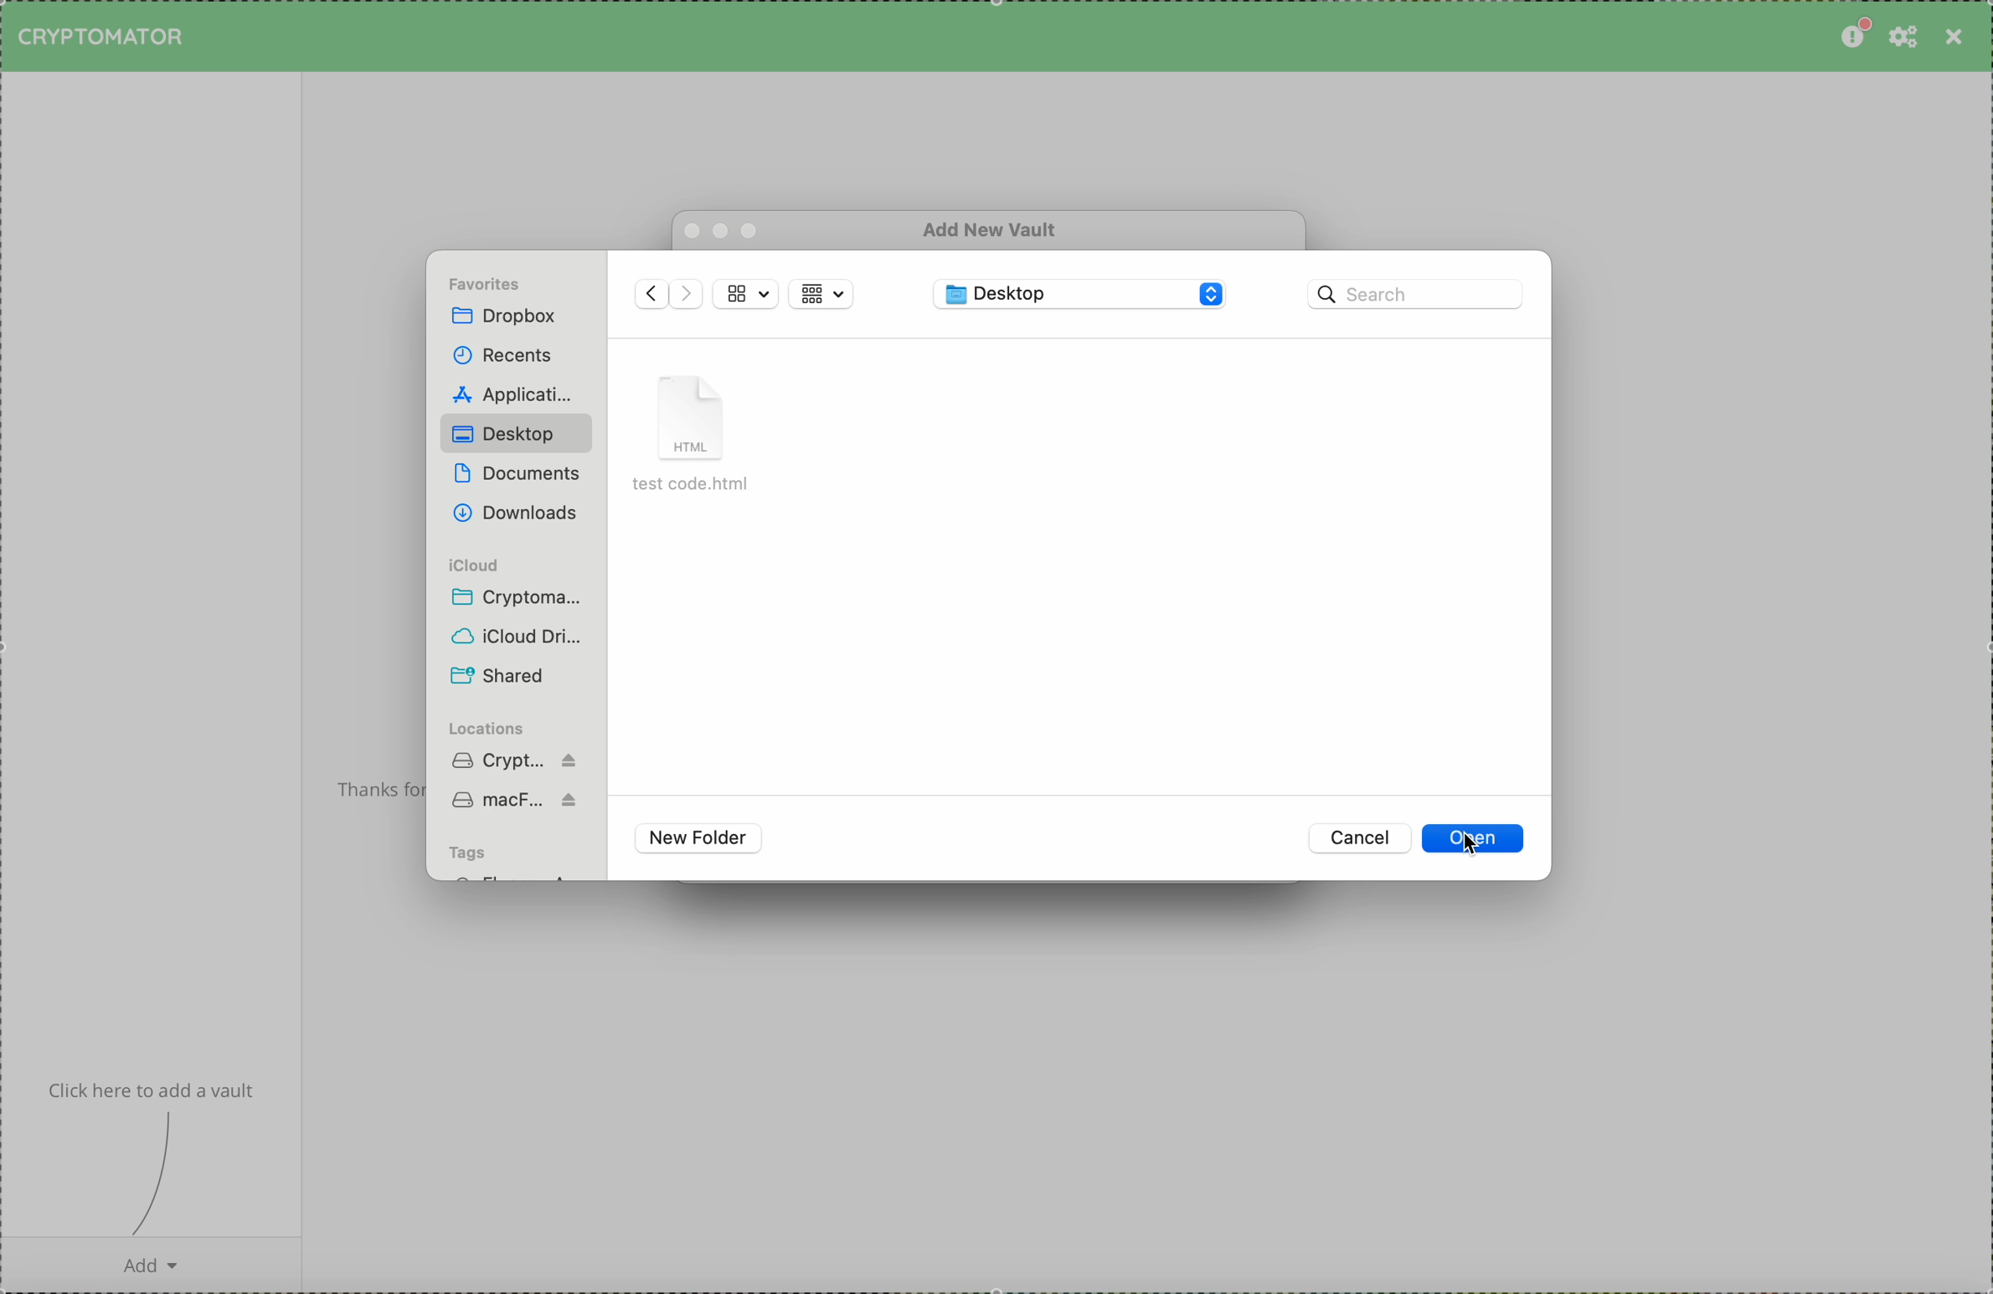  Describe the element at coordinates (520, 597) in the screenshot. I see `crypto...` at that location.